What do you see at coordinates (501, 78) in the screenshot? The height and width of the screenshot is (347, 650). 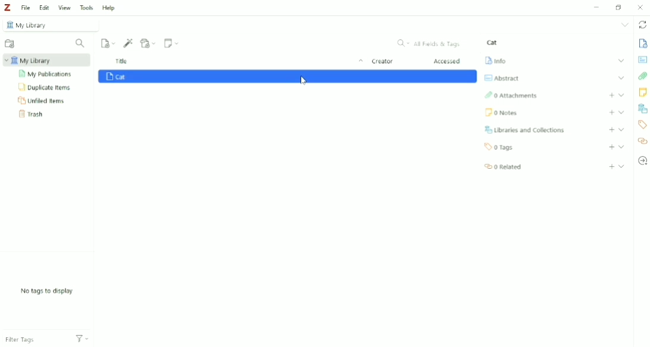 I see `Abstract` at bounding box center [501, 78].